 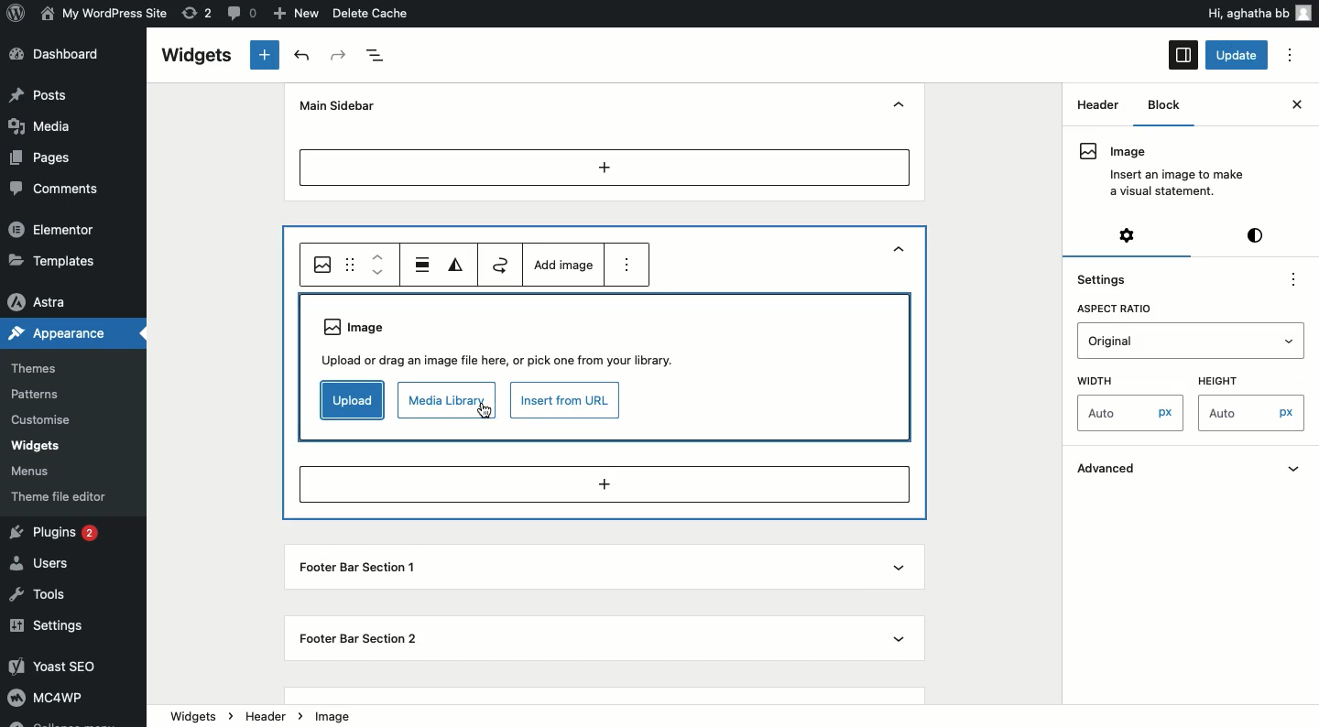 What do you see at coordinates (1216, 380) in the screenshot?
I see `Height` at bounding box center [1216, 380].